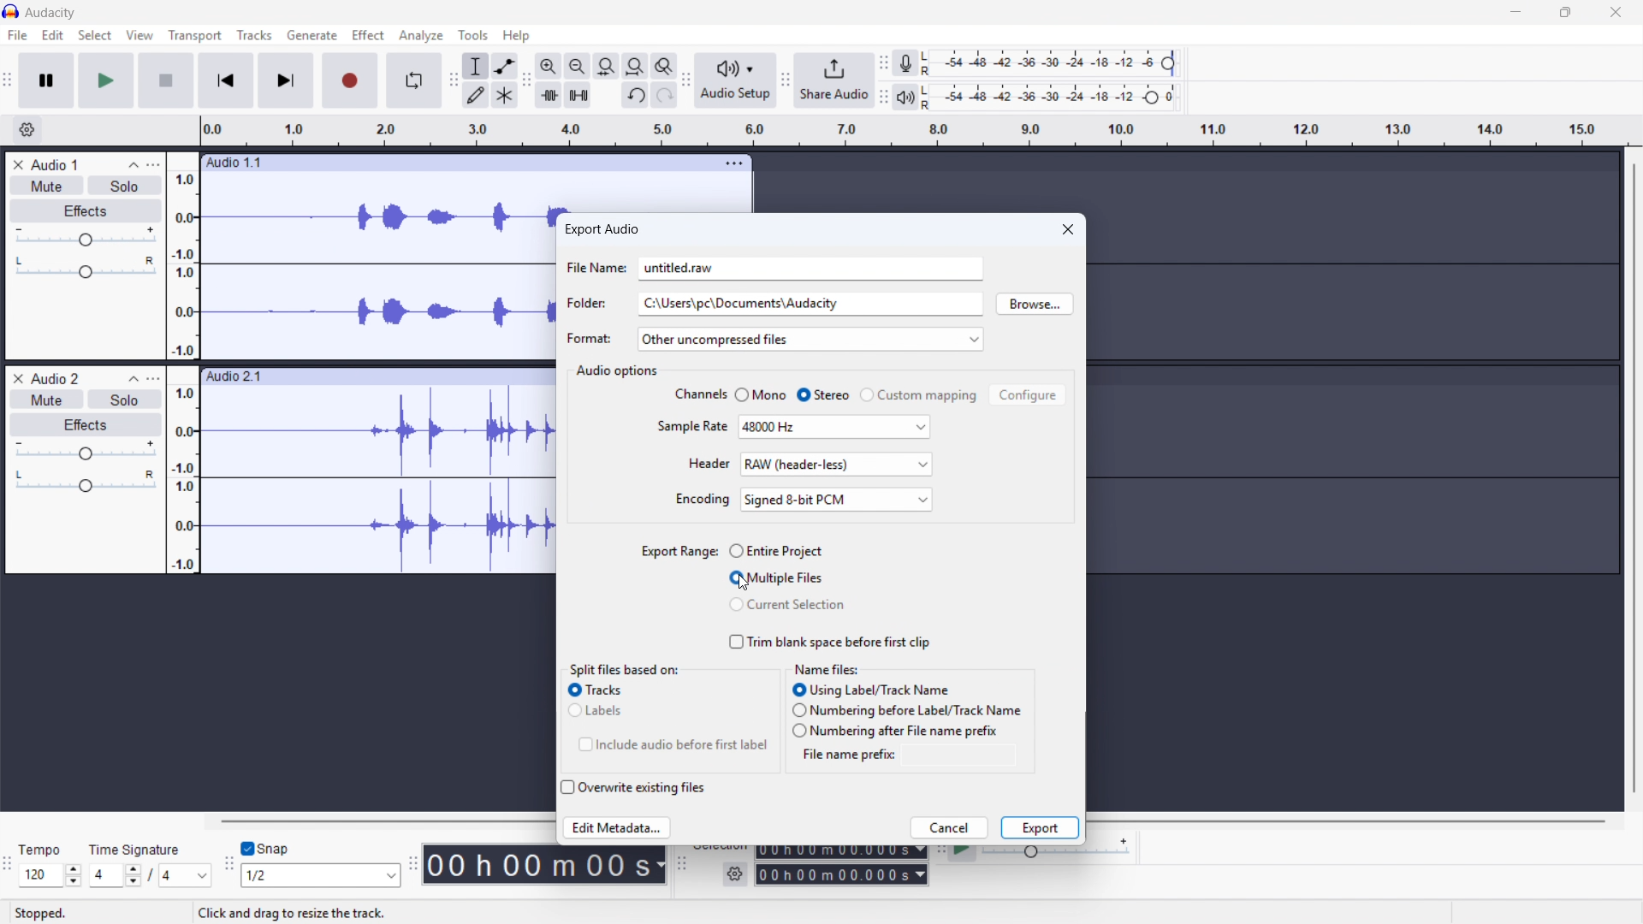 The height and width of the screenshot is (924, 1643). I want to click on ) Tracks, so click(597, 690).